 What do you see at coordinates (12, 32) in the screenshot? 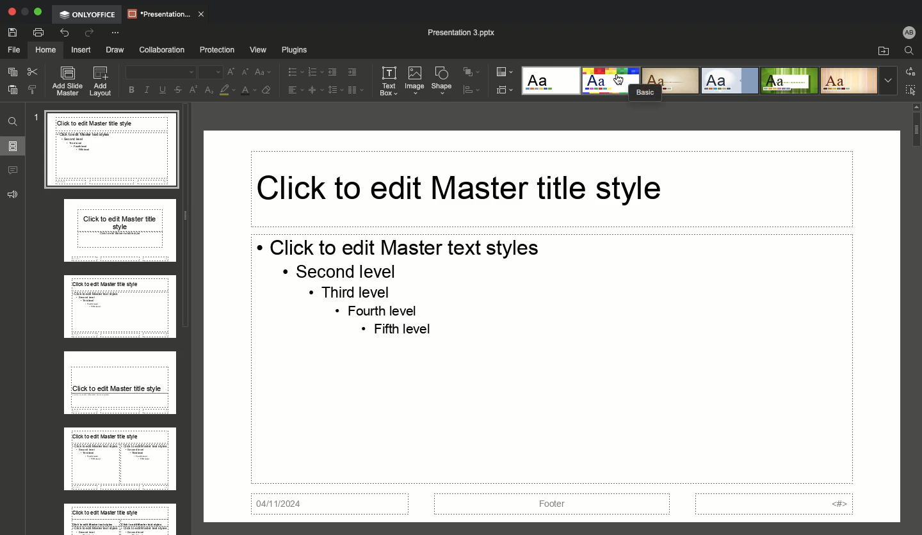
I see `Save` at bounding box center [12, 32].